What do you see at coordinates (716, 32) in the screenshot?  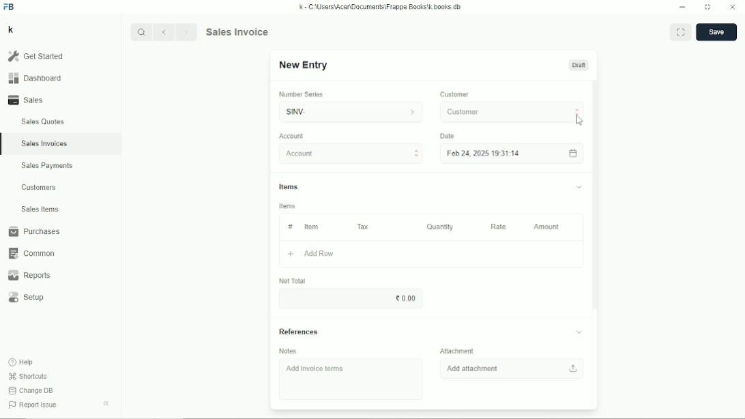 I see `Save` at bounding box center [716, 32].